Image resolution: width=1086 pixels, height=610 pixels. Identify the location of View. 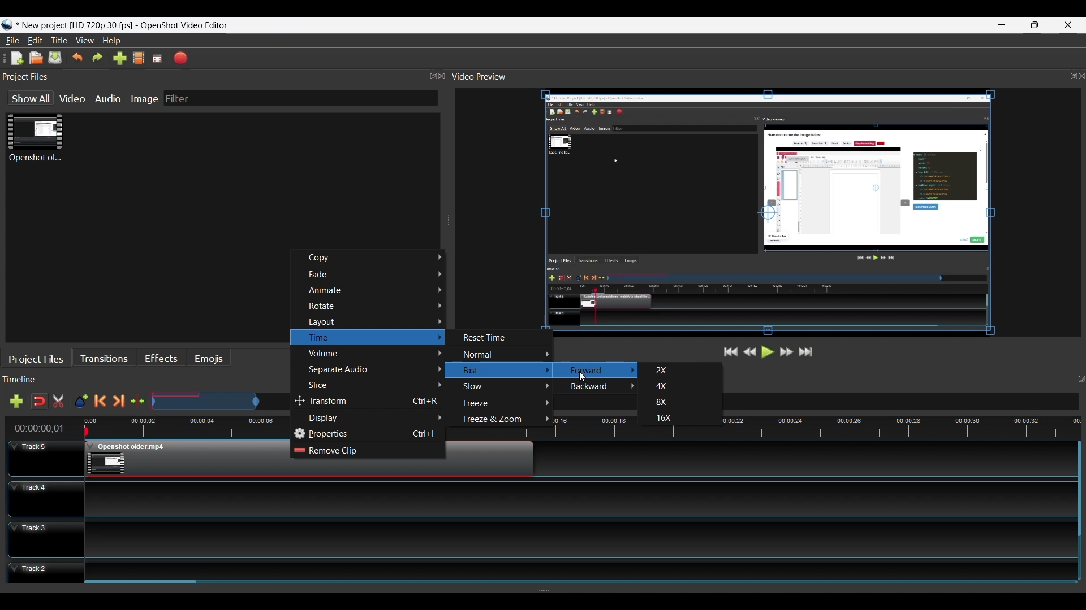
(84, 41).